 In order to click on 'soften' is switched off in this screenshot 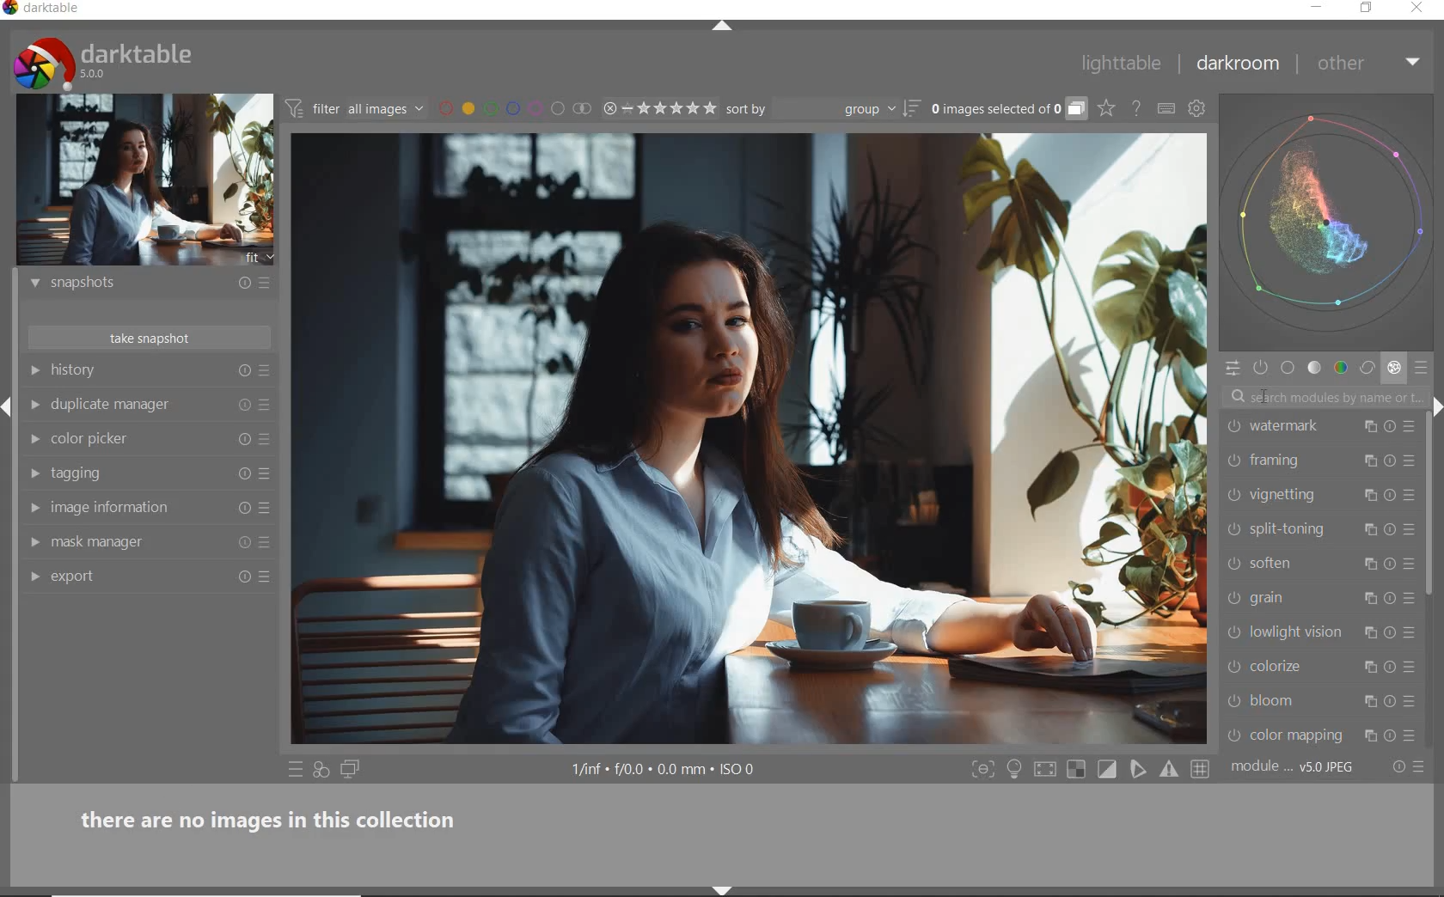, I will do `click(1230, 563)`.